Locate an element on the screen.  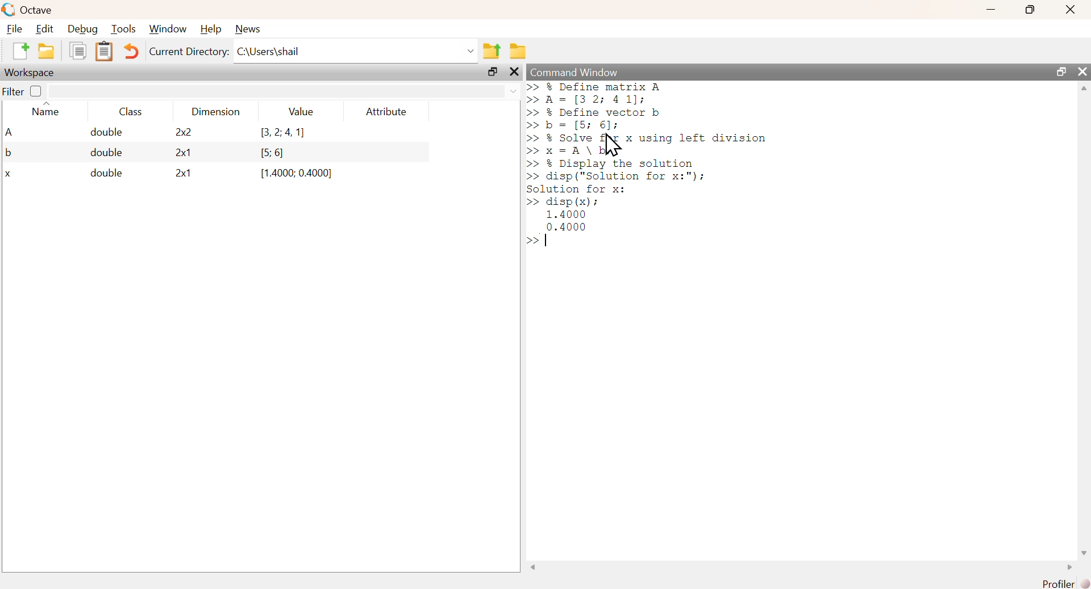
close is located at coordinates (1069, 10).